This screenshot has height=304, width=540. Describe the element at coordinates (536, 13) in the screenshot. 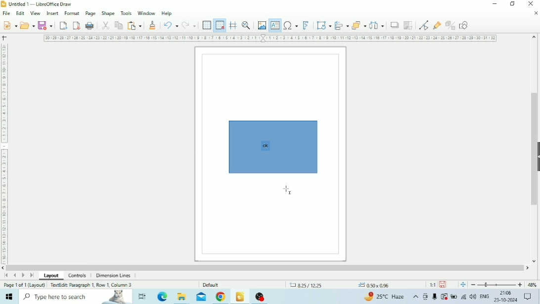

I see `Close Document` at that location.